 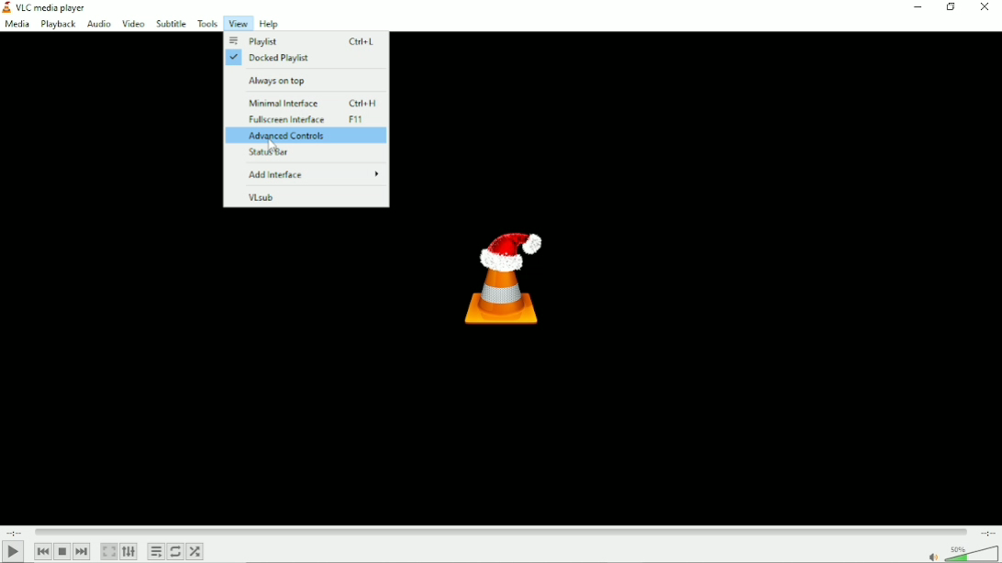 What do you see at coordinates (81, 551) in the screenshot?
I see `Next` at bounding box center [81, 551].